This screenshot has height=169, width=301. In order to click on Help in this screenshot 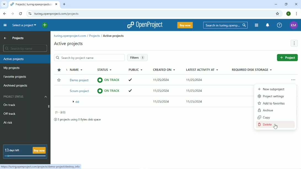, I will do `click(279, 25)`.